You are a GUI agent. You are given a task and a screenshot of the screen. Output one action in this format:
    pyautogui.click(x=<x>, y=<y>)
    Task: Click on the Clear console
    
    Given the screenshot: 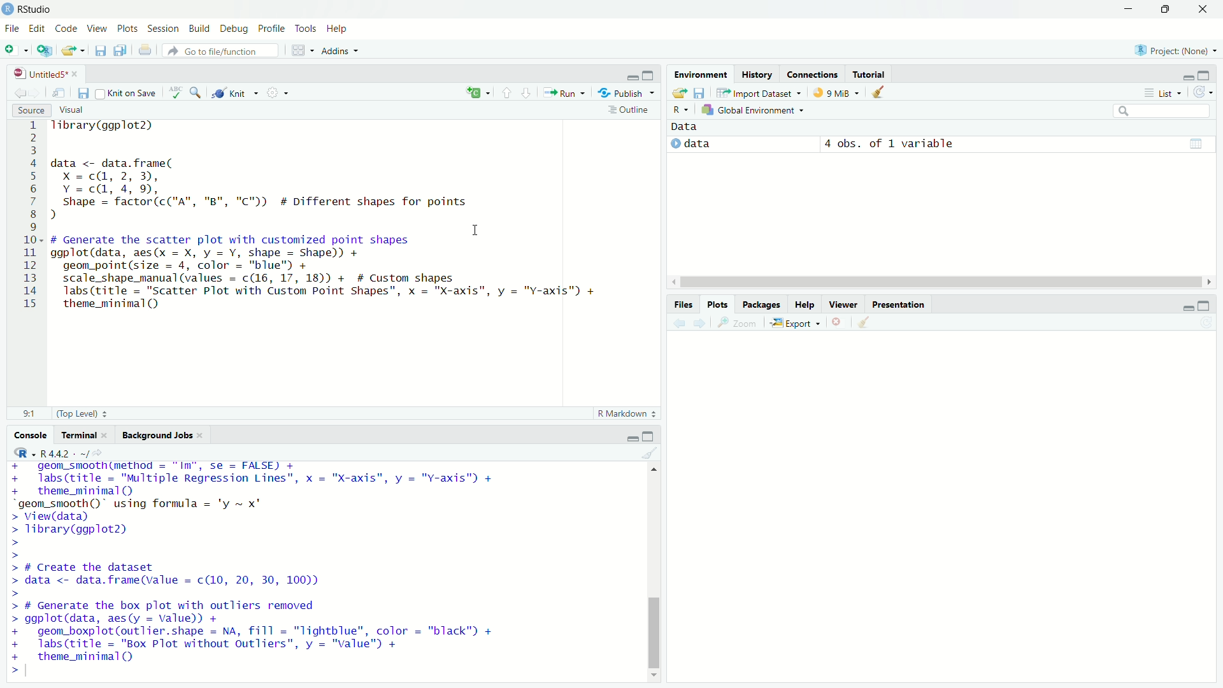 What is the action you would take?
    pyautogui.click(x=650, y=453)
    